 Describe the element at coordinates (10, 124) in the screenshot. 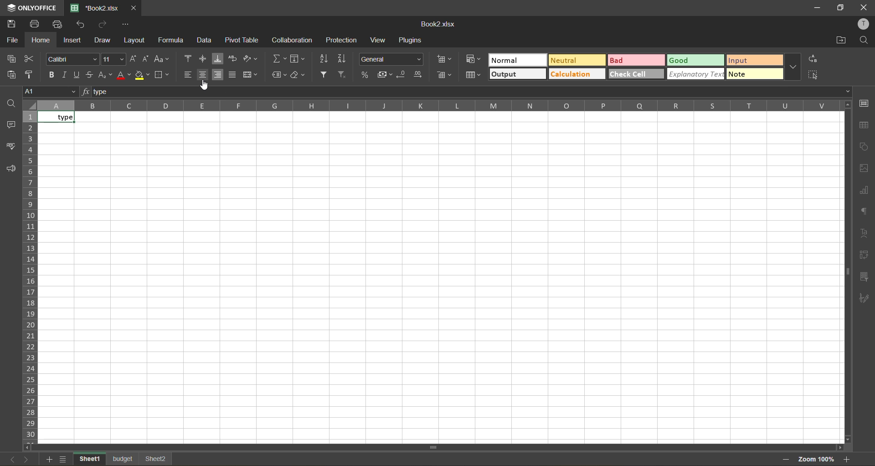

I see `comments` at that location.